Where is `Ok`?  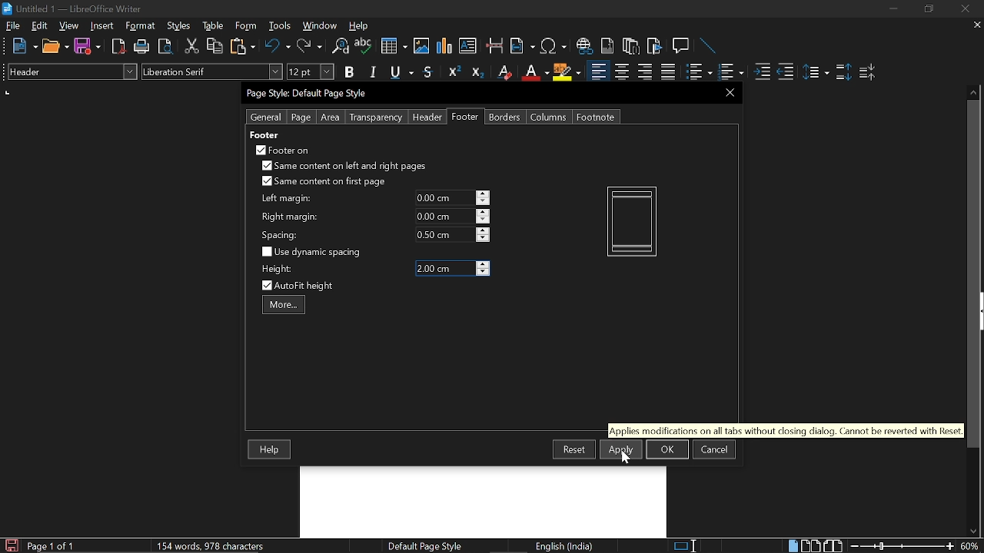 Ok is located at coordinates (667, 449).